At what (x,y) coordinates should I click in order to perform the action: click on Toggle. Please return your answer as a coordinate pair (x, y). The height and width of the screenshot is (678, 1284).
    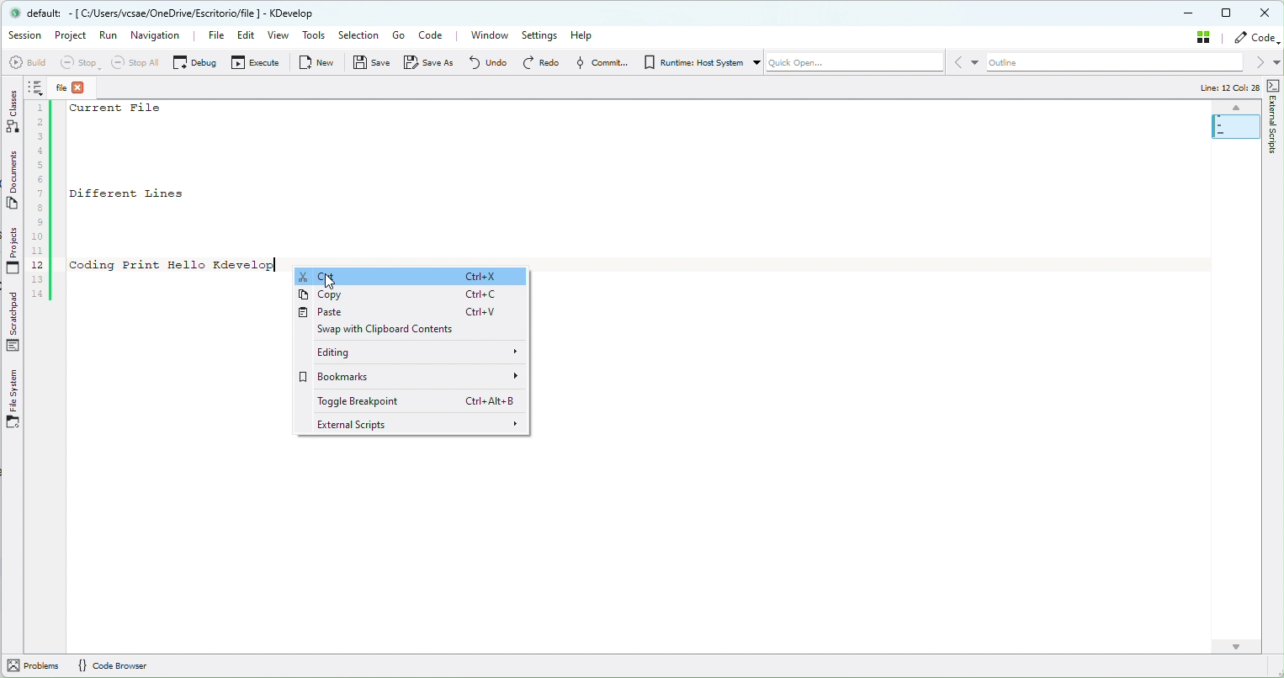
    Looking at the image, I should click on (414, 402).